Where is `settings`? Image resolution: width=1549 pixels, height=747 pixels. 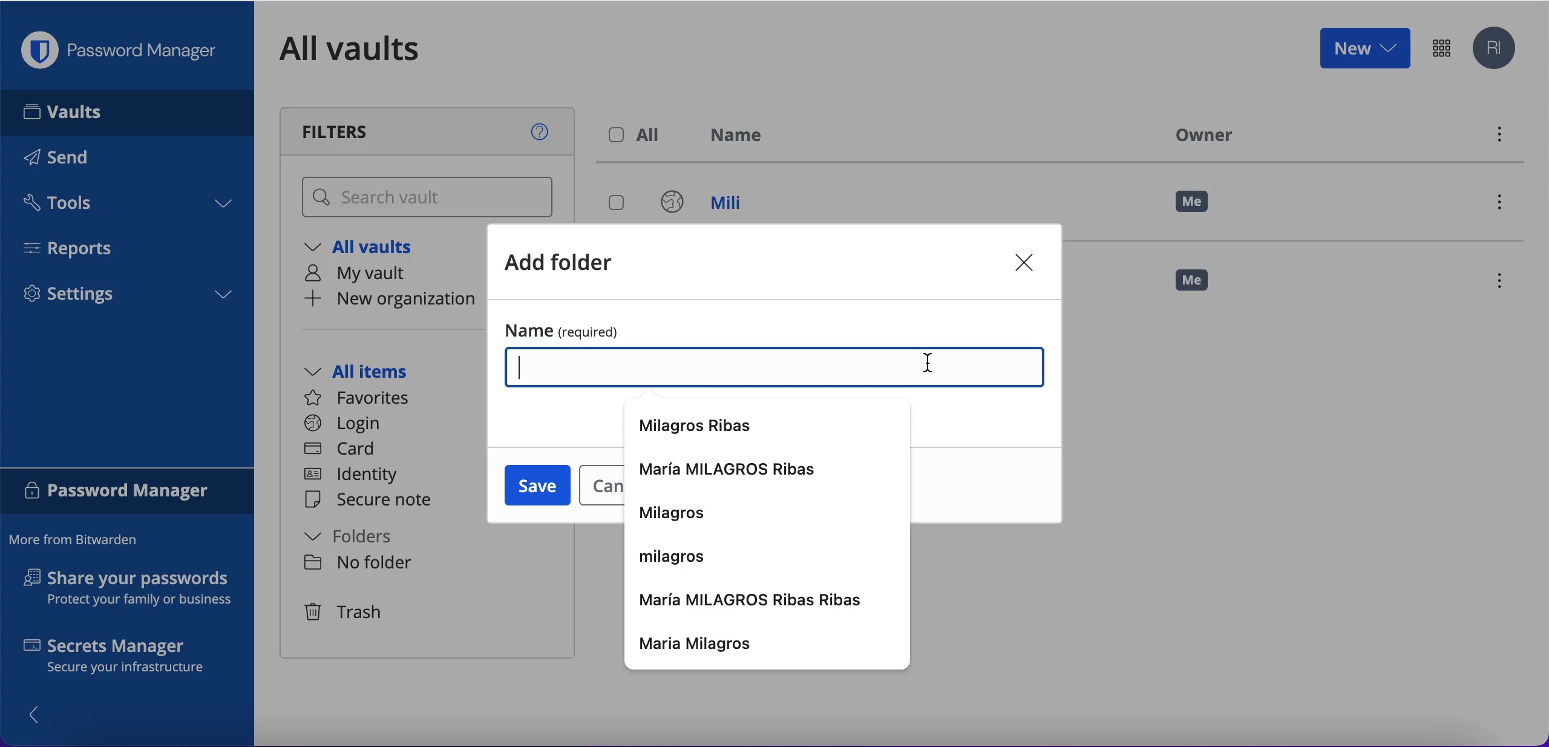
settings is located at coordinates (127, 298).